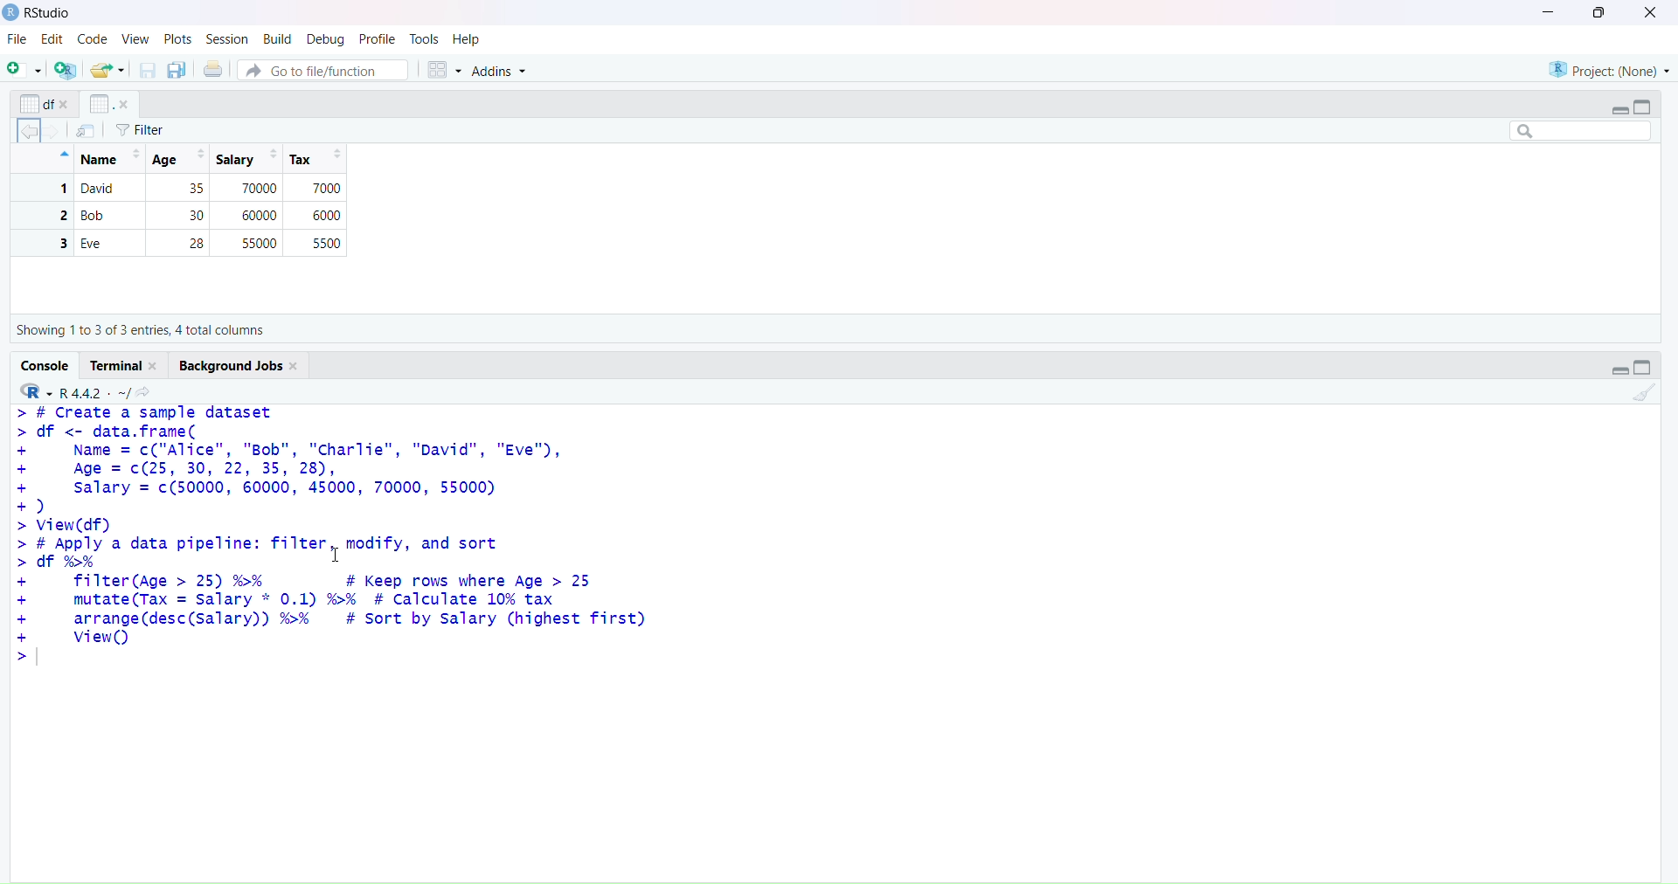  What do you see at coordinates (135, 38) in the screenshot?
I see `view` at bounding box center [135, 38].